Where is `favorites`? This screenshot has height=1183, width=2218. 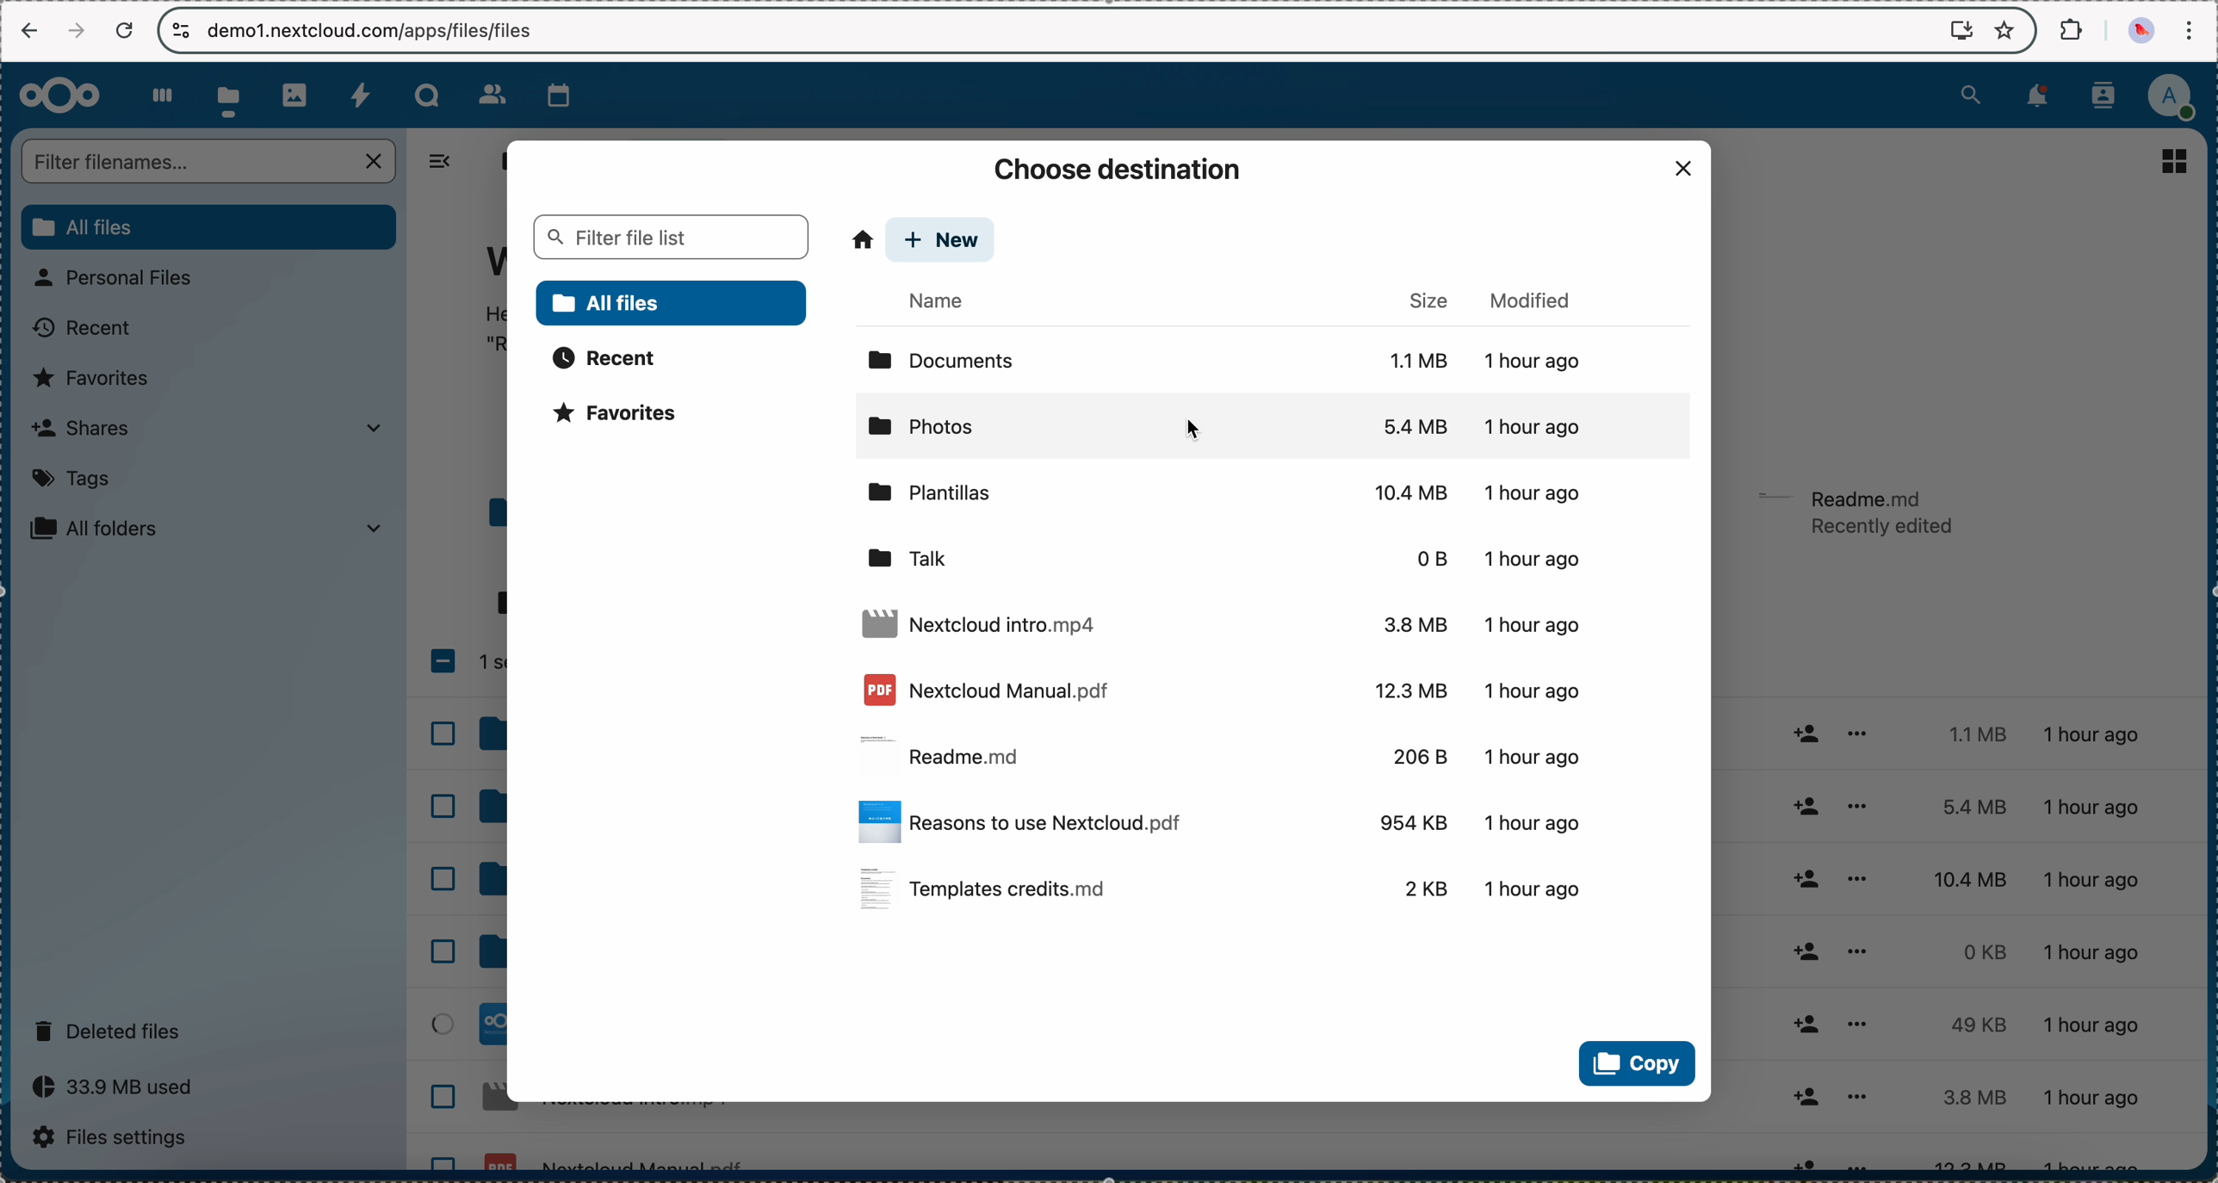
favorites is located at coordinates (98, 378).